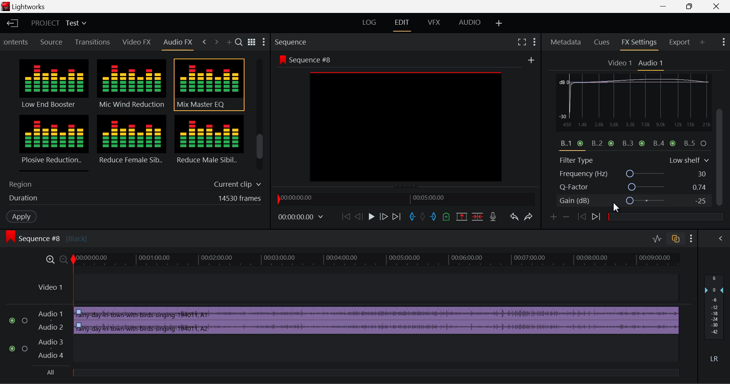 The image size is (730, 384). What do you see at coordinates (568, 217) in the screenshot?
I see `remove keyframe` at bounding box center [568, 217].